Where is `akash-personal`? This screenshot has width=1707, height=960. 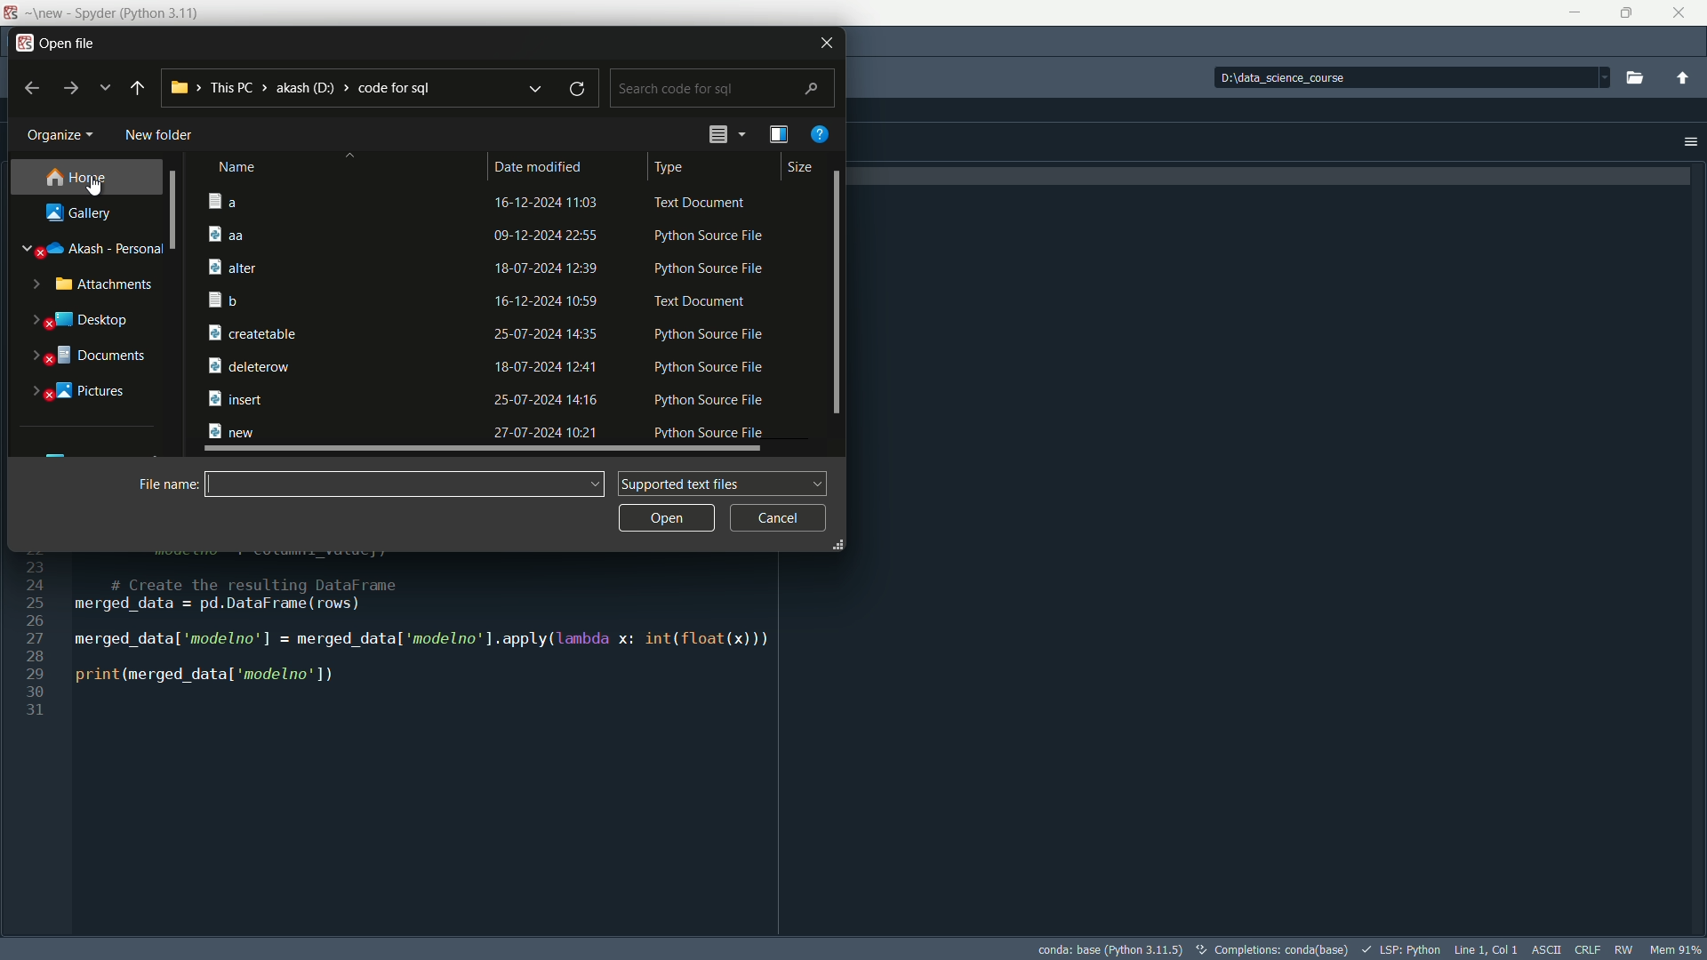 akash-personal is located at coordinates (104, 249).